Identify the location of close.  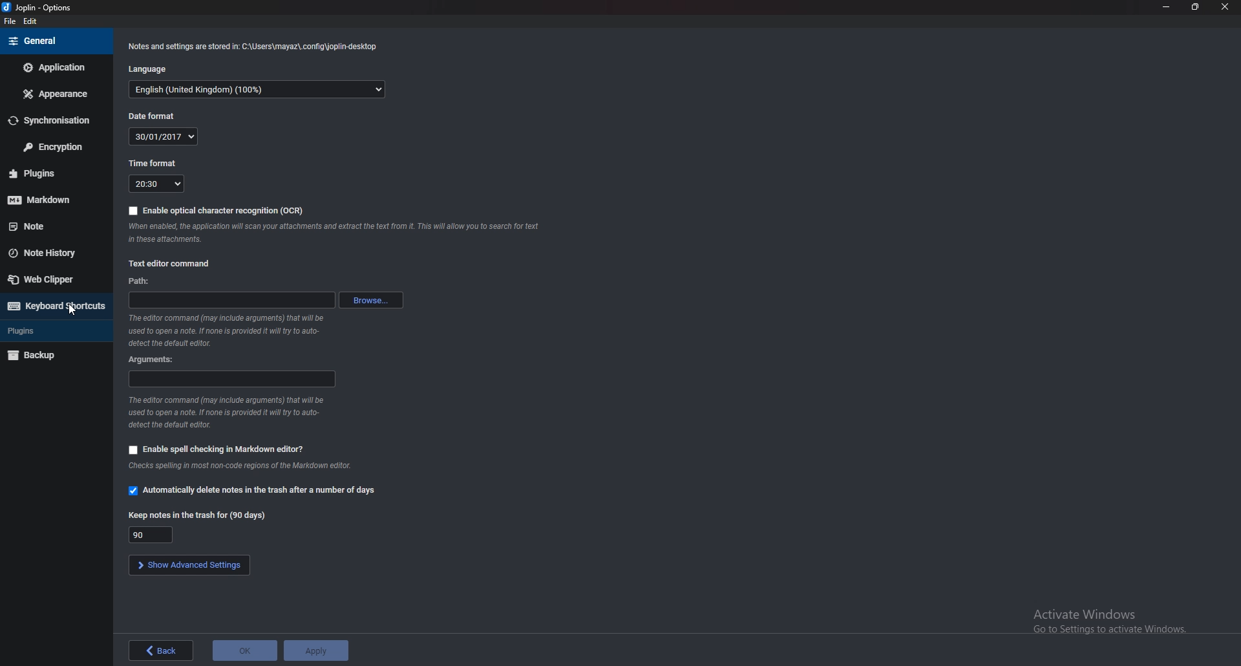
(1225, 6).